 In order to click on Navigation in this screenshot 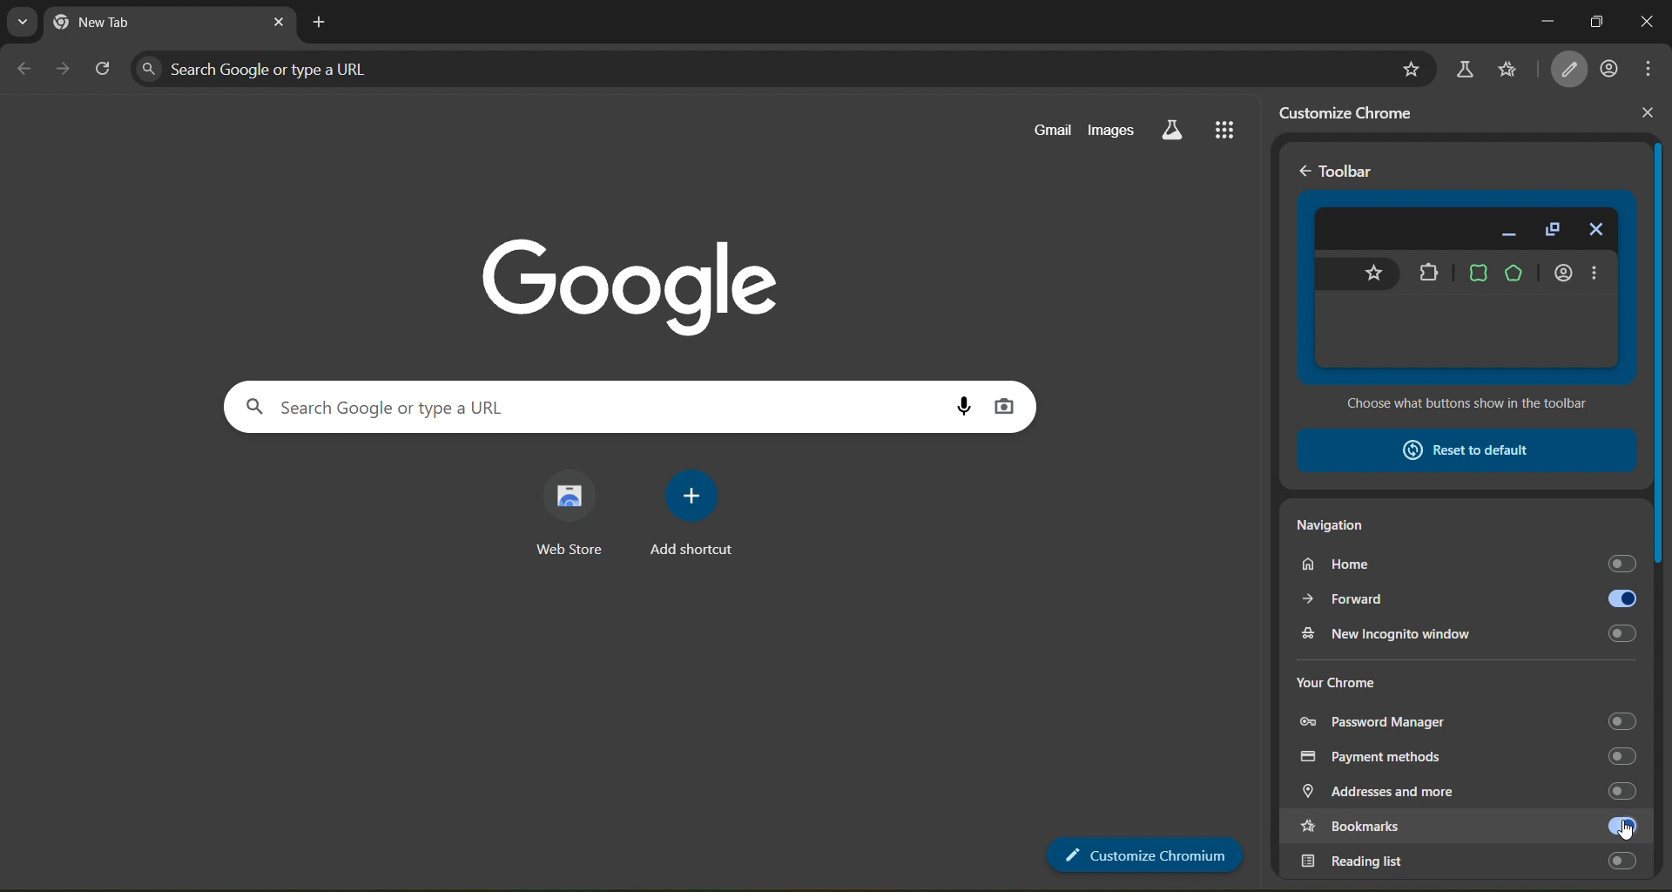, I will do `click(1338, 528)`.